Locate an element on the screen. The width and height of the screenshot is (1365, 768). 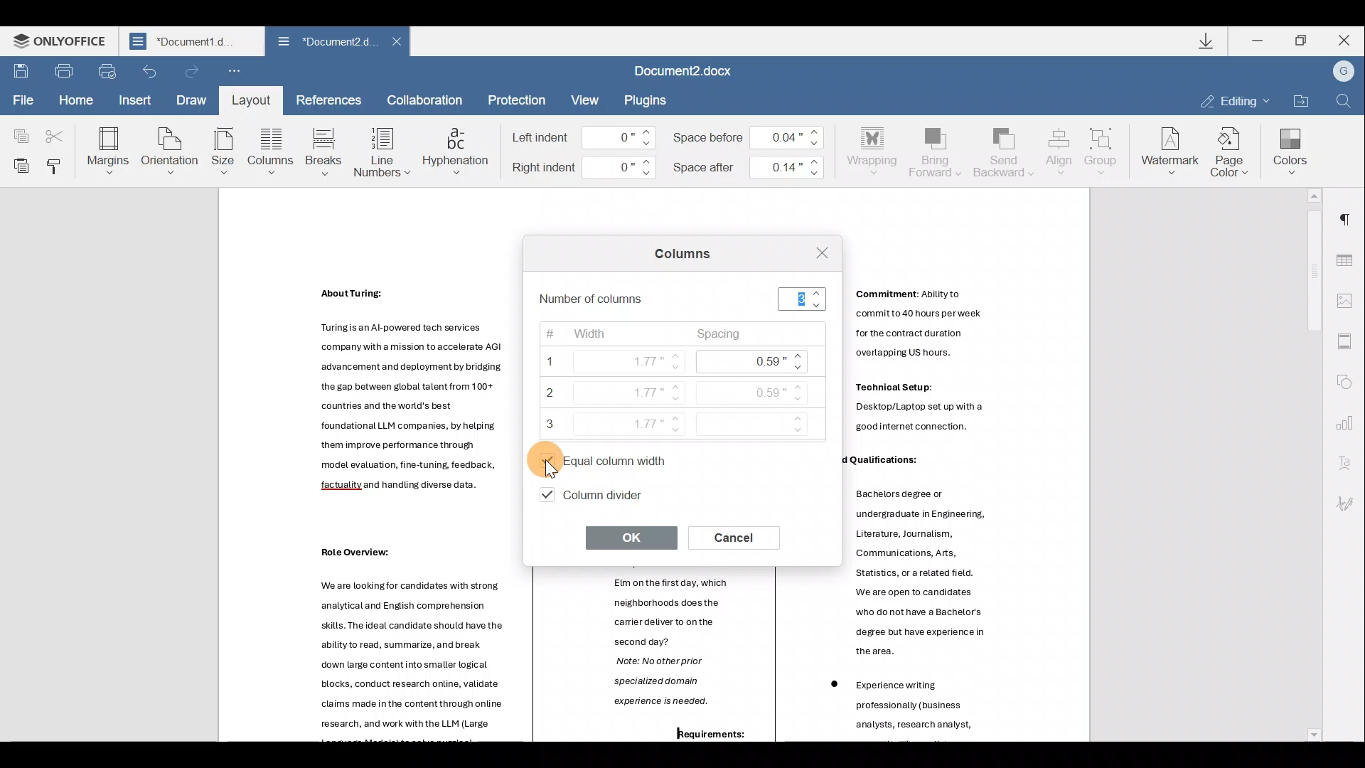
Protection is located at coordinates (512, 100).